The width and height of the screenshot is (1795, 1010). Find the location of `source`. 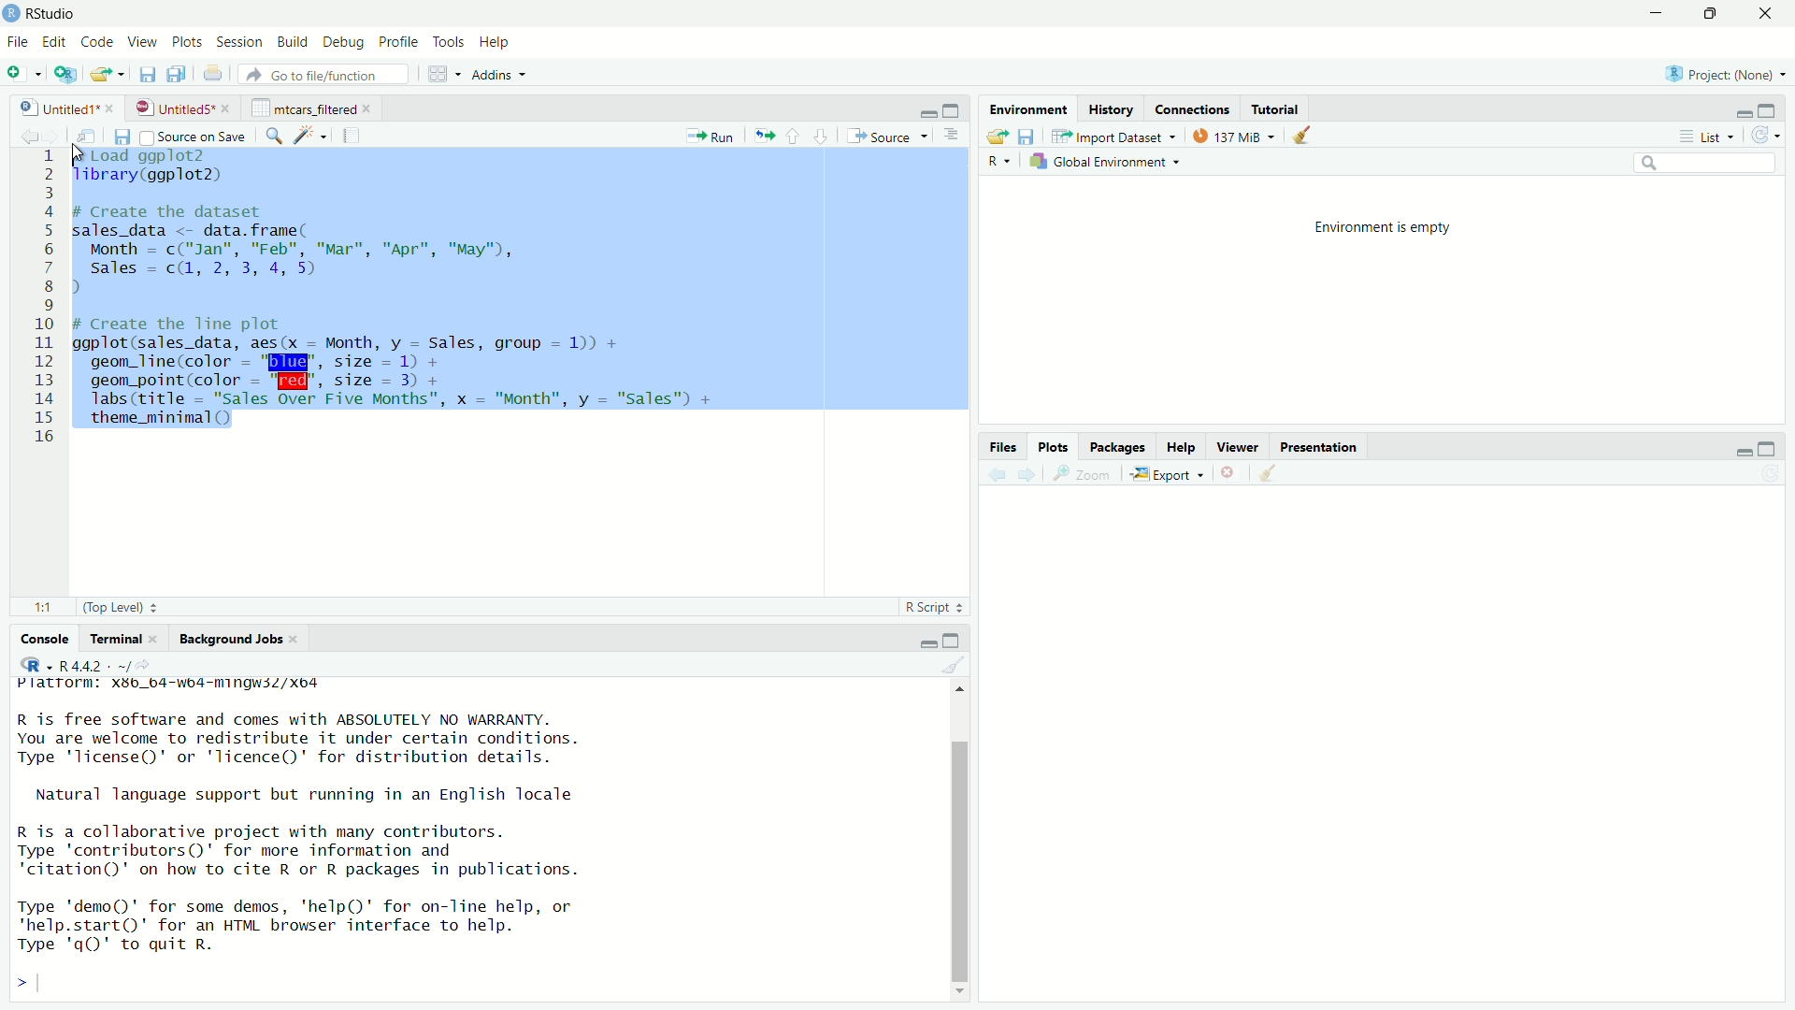

source is located at coordinates (885, 137).